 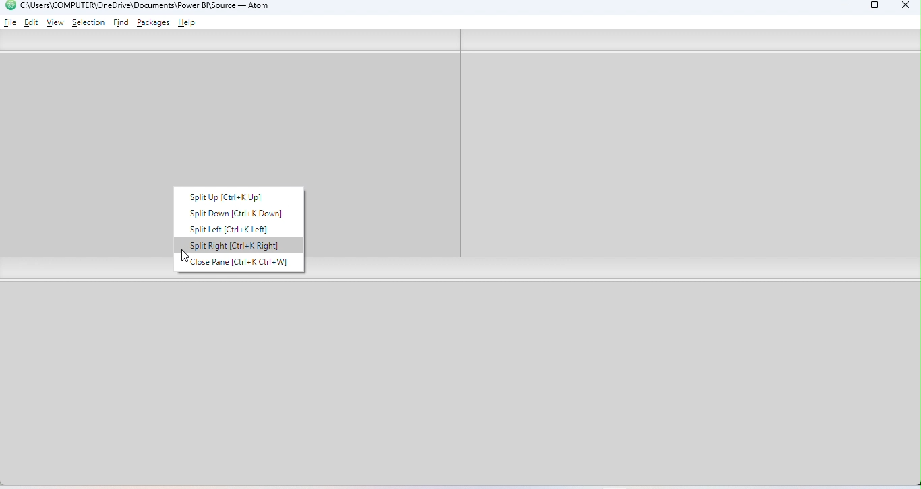 I want to click on Split Up [Ctri+K Up], so click(x=237, y=196).